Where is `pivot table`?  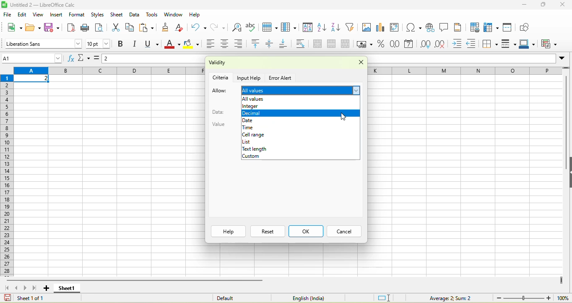 pivot table is located at coordinates (397, 28).